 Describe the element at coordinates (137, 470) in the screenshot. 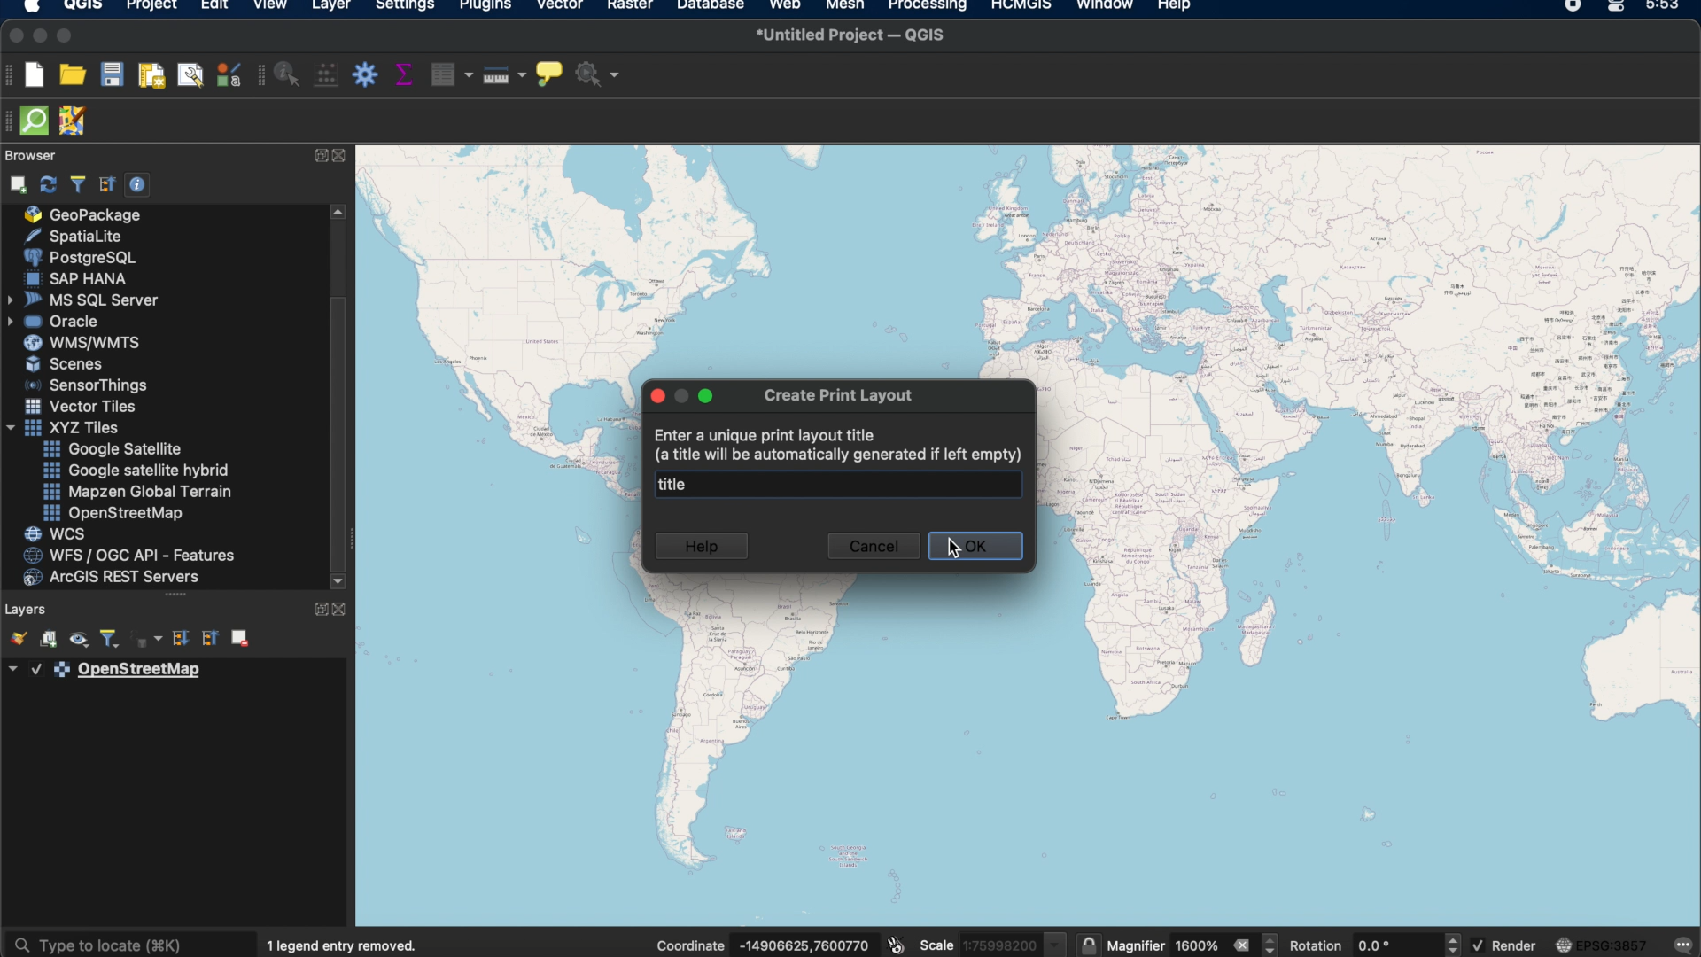

I see `google satellite hybrid` at that location.